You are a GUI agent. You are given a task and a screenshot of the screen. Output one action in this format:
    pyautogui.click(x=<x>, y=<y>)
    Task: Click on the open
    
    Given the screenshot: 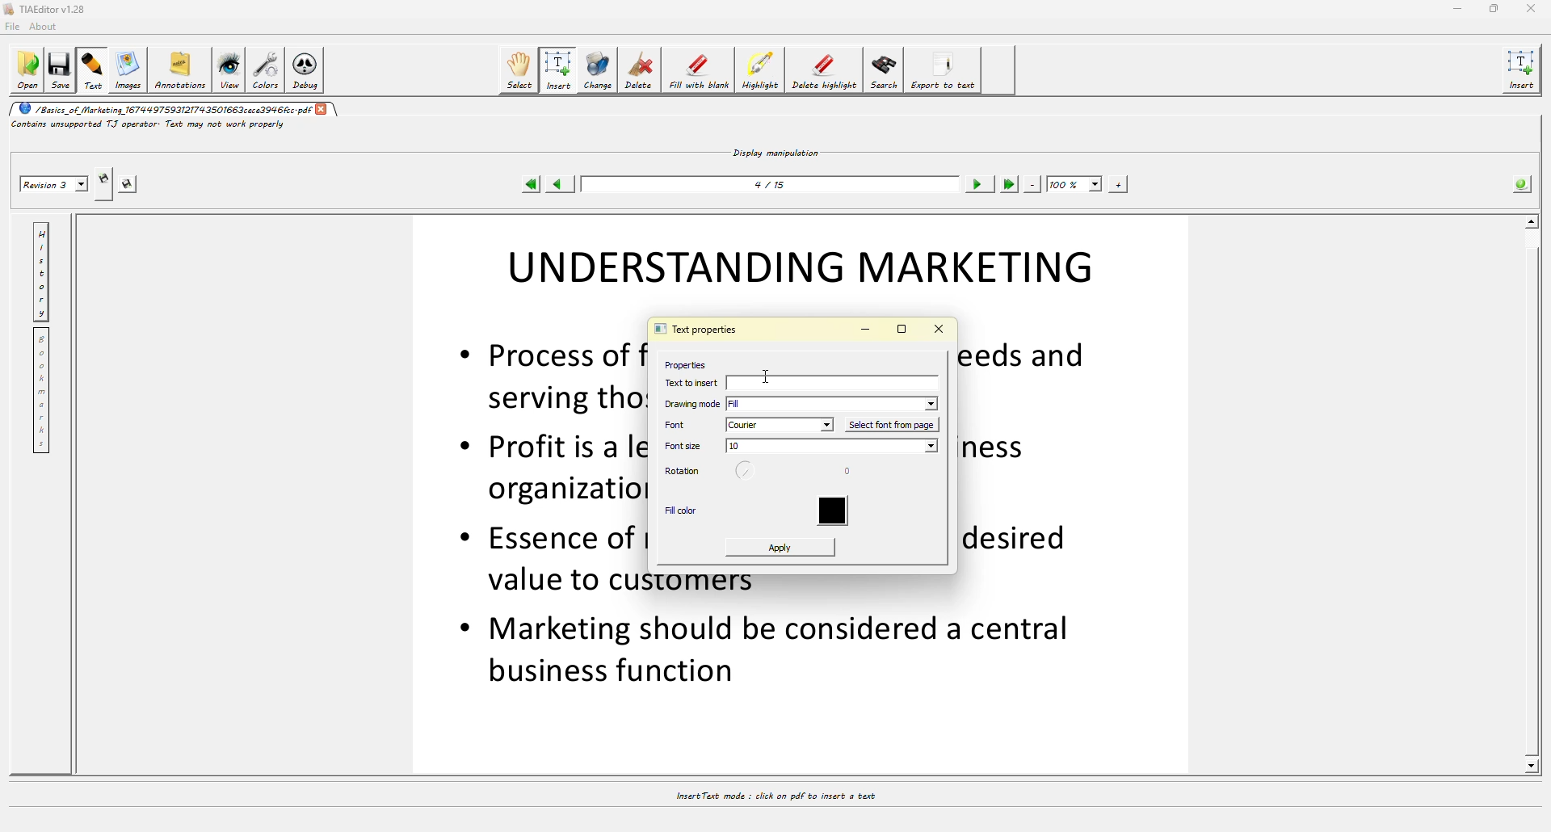 What is the action you would take?
    pyautogui.click(x=29, y=70)
    